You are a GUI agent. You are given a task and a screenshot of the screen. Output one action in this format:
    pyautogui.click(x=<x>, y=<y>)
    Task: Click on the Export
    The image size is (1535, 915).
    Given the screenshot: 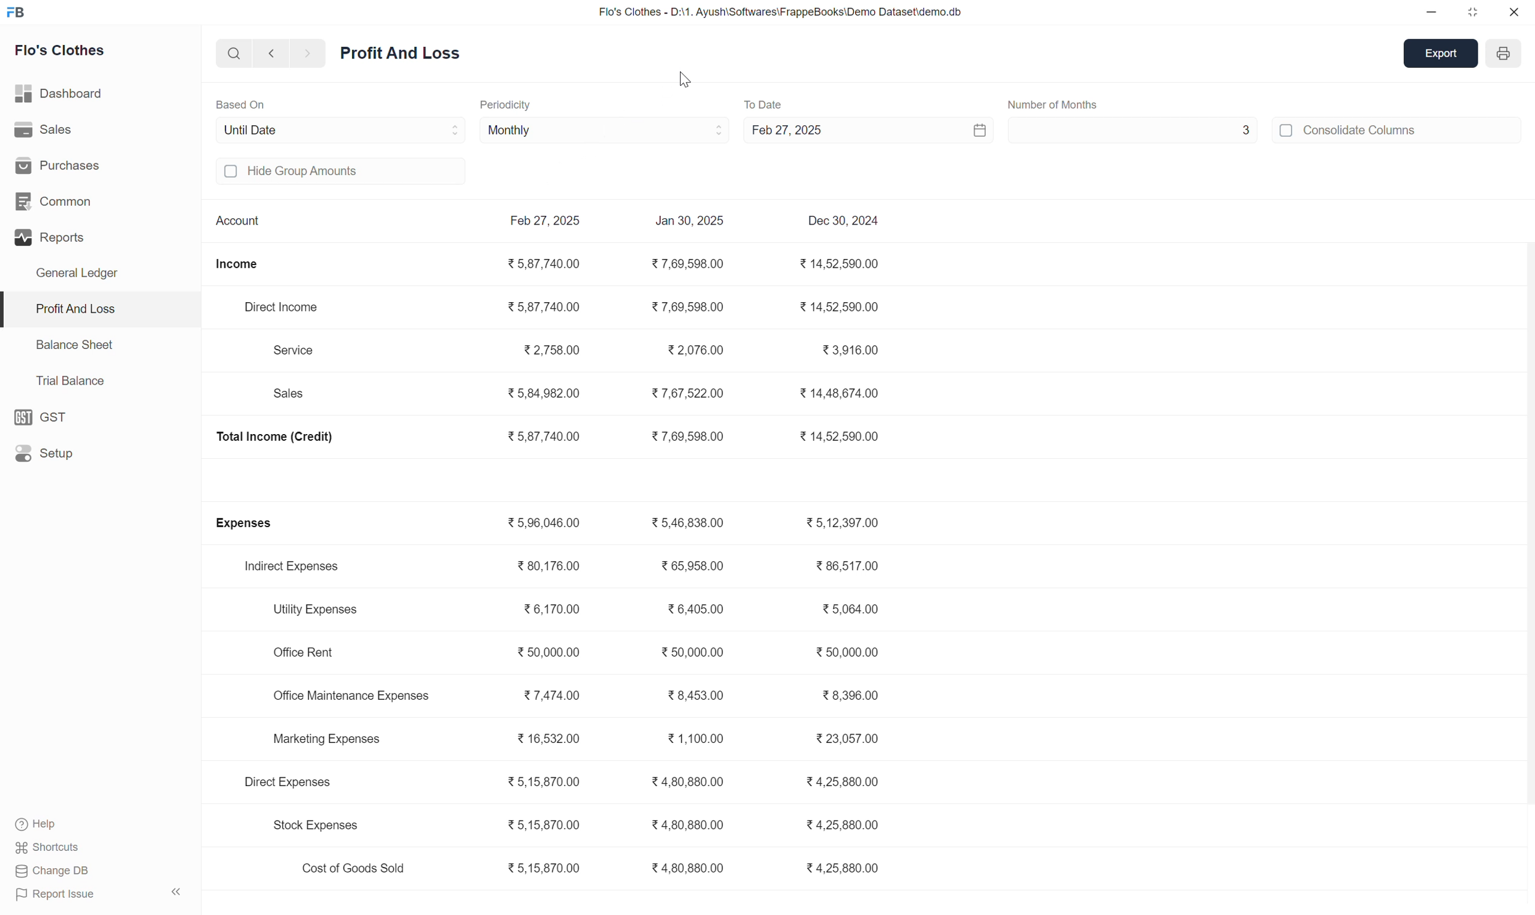 What is the action you would take?
    pyautogui.click(x=1435, y=53)
    